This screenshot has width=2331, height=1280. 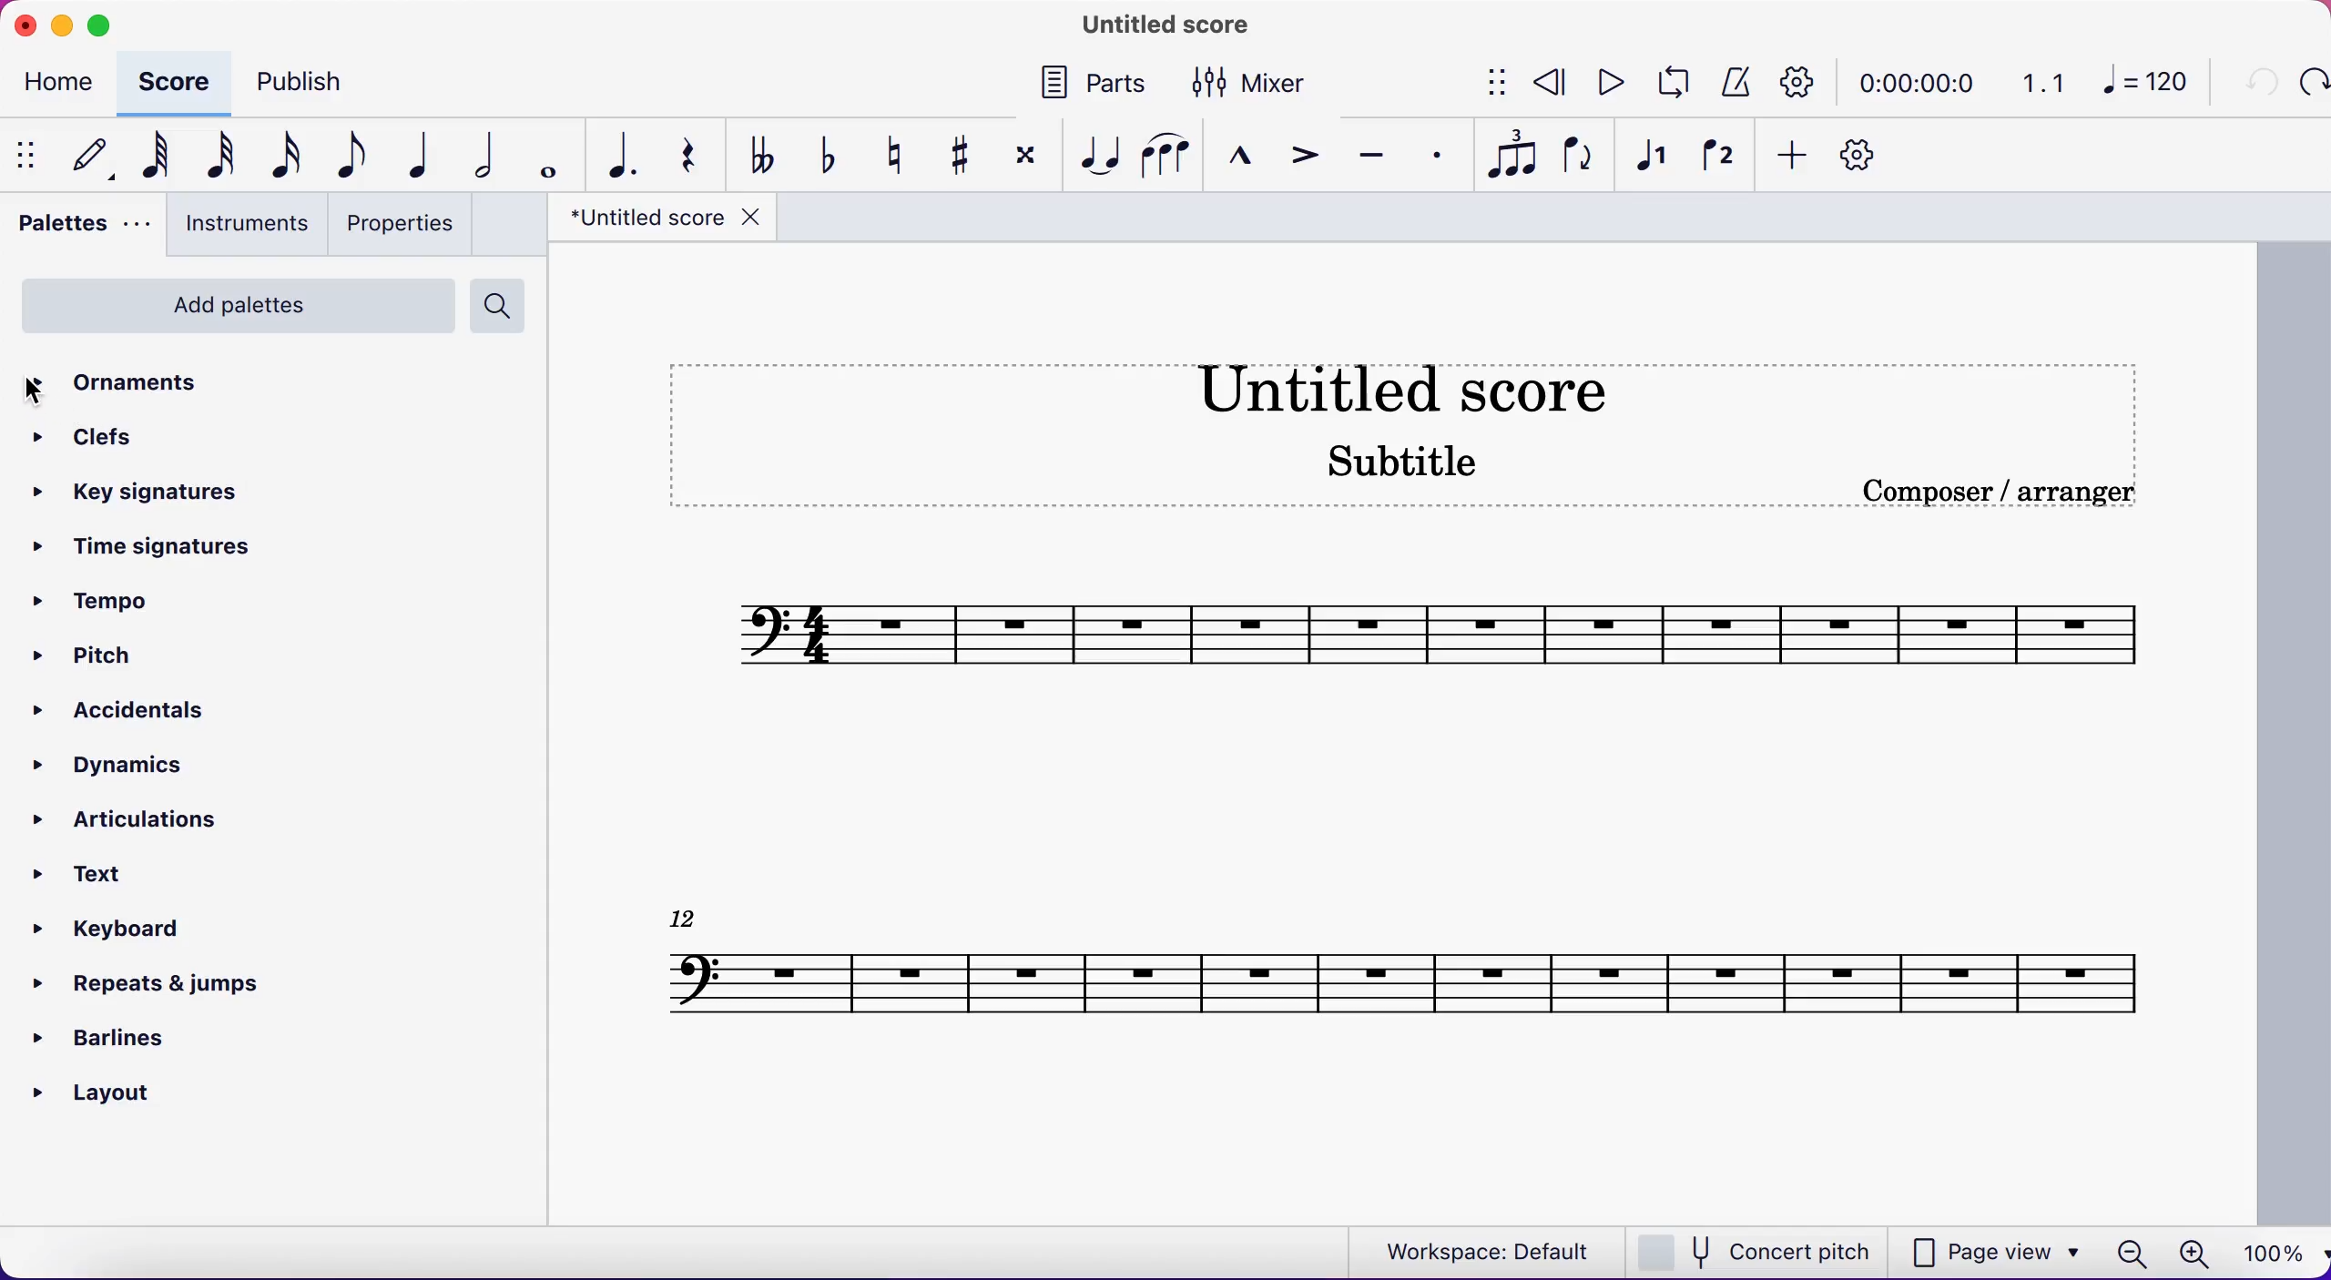 What do you see at coordinates (114, 932) in the screenshot?
I see `keyboard` at bounding box center [114, 932].